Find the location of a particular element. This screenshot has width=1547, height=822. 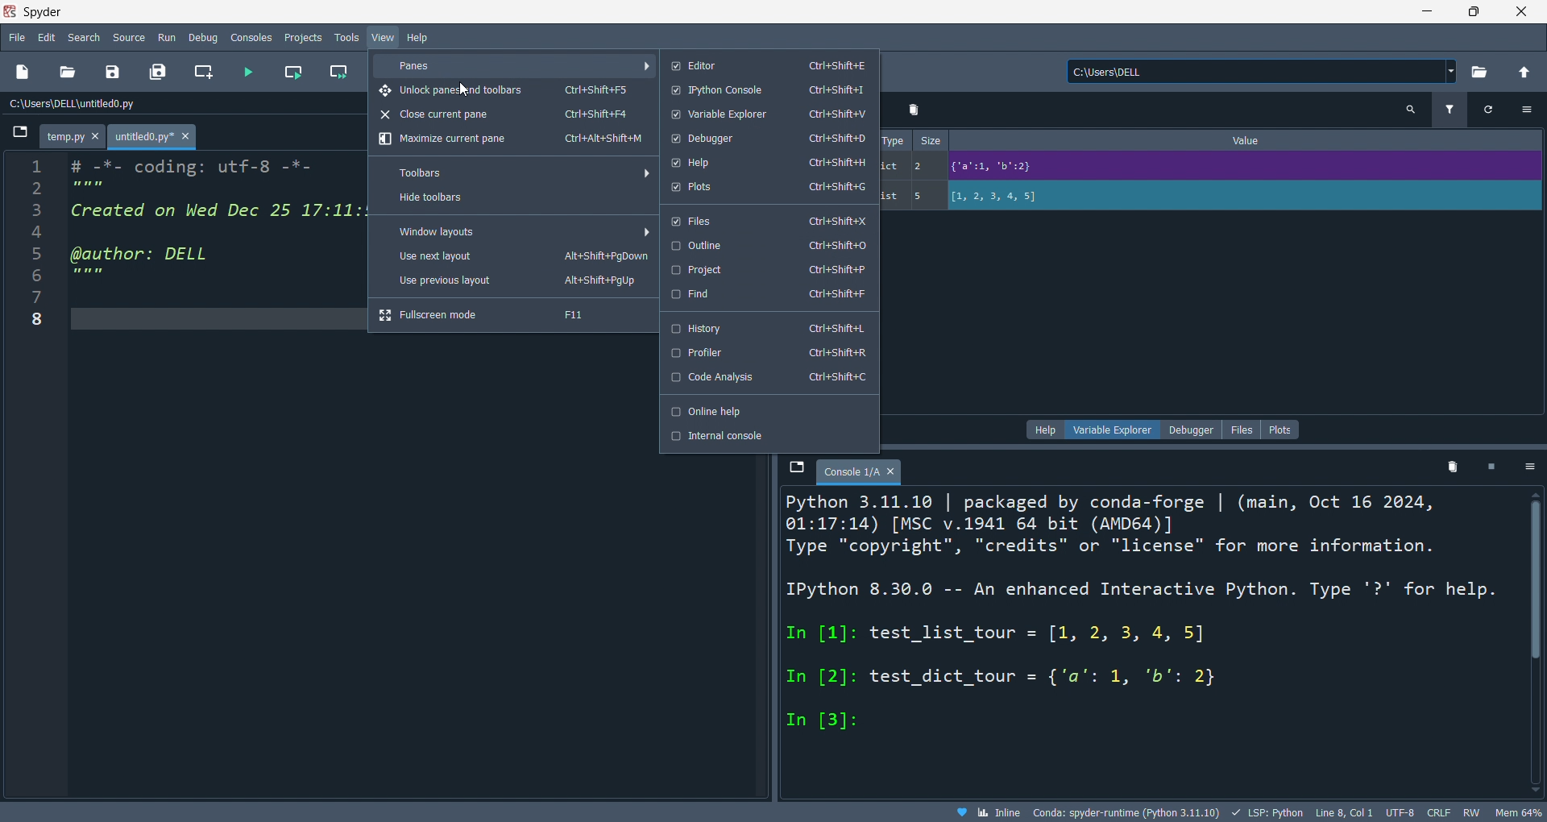

files is located at coordinates (1240, 429).